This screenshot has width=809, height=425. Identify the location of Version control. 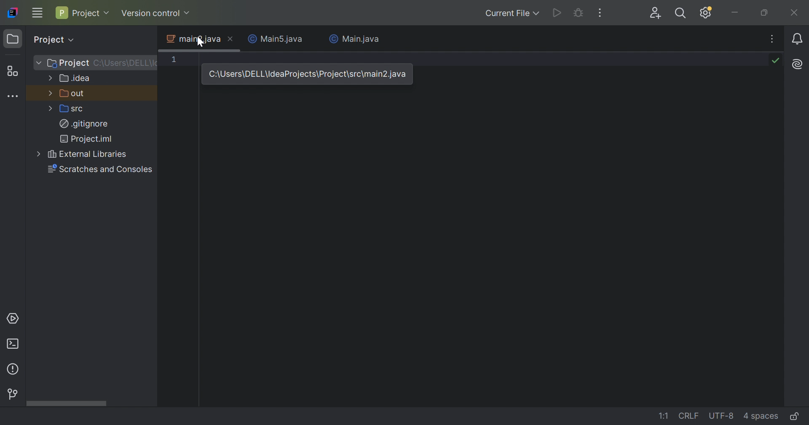
(13, 394).